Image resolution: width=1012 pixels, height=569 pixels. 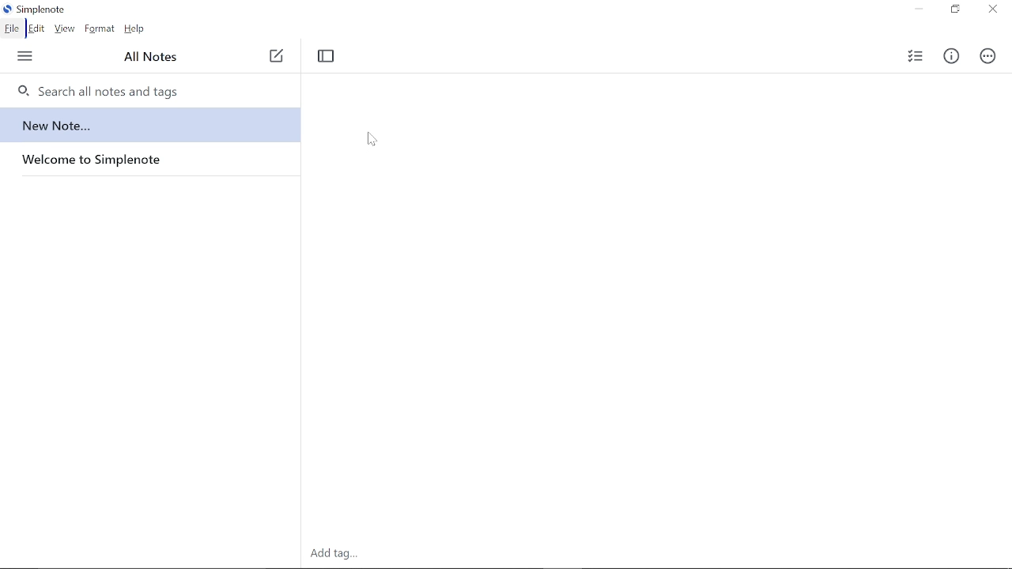 What do you see at coordinates (953, 11) in the screenshot?
I see `Restore down` at bounding box center [953, 11].